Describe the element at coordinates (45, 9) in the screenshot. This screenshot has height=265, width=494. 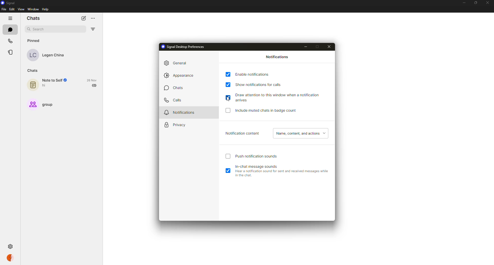
I see `help` at that location.